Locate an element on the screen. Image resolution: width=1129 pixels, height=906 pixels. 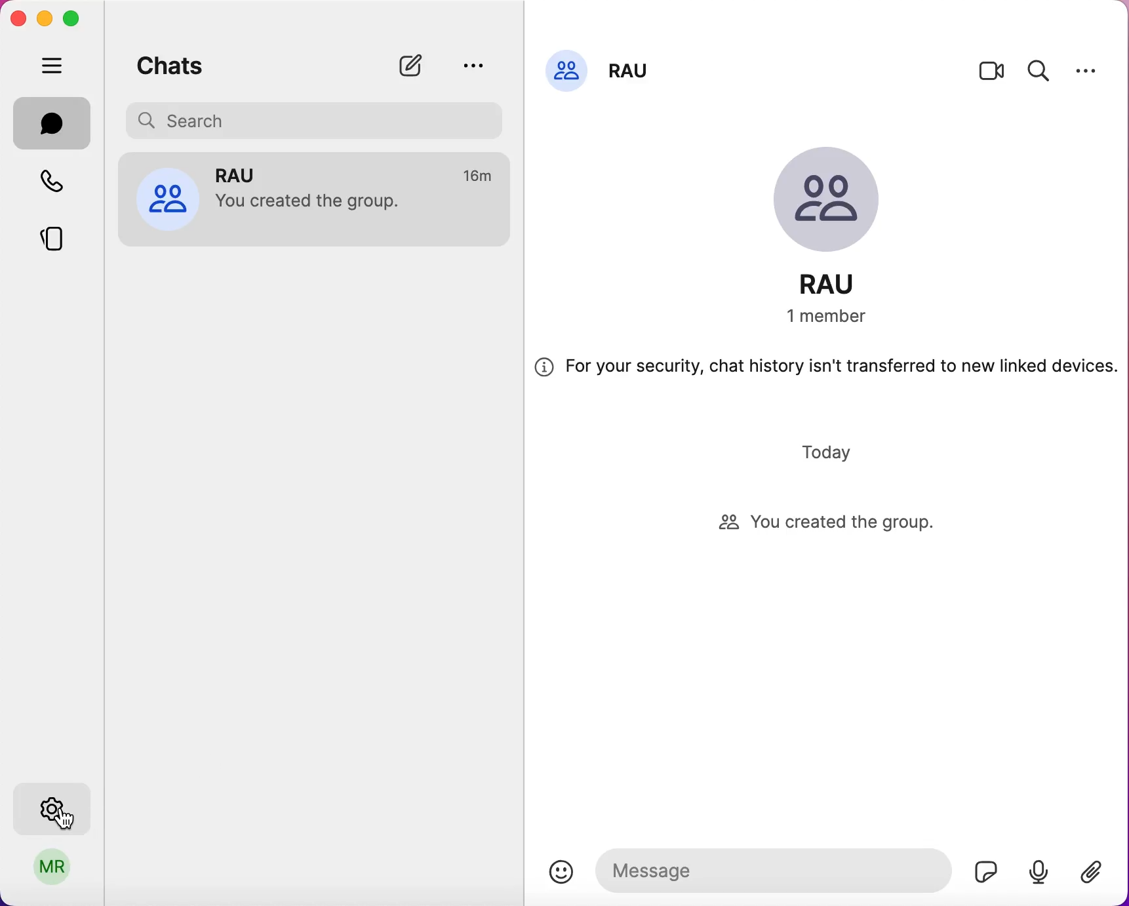
attach is located at coordinates (1098, 874).